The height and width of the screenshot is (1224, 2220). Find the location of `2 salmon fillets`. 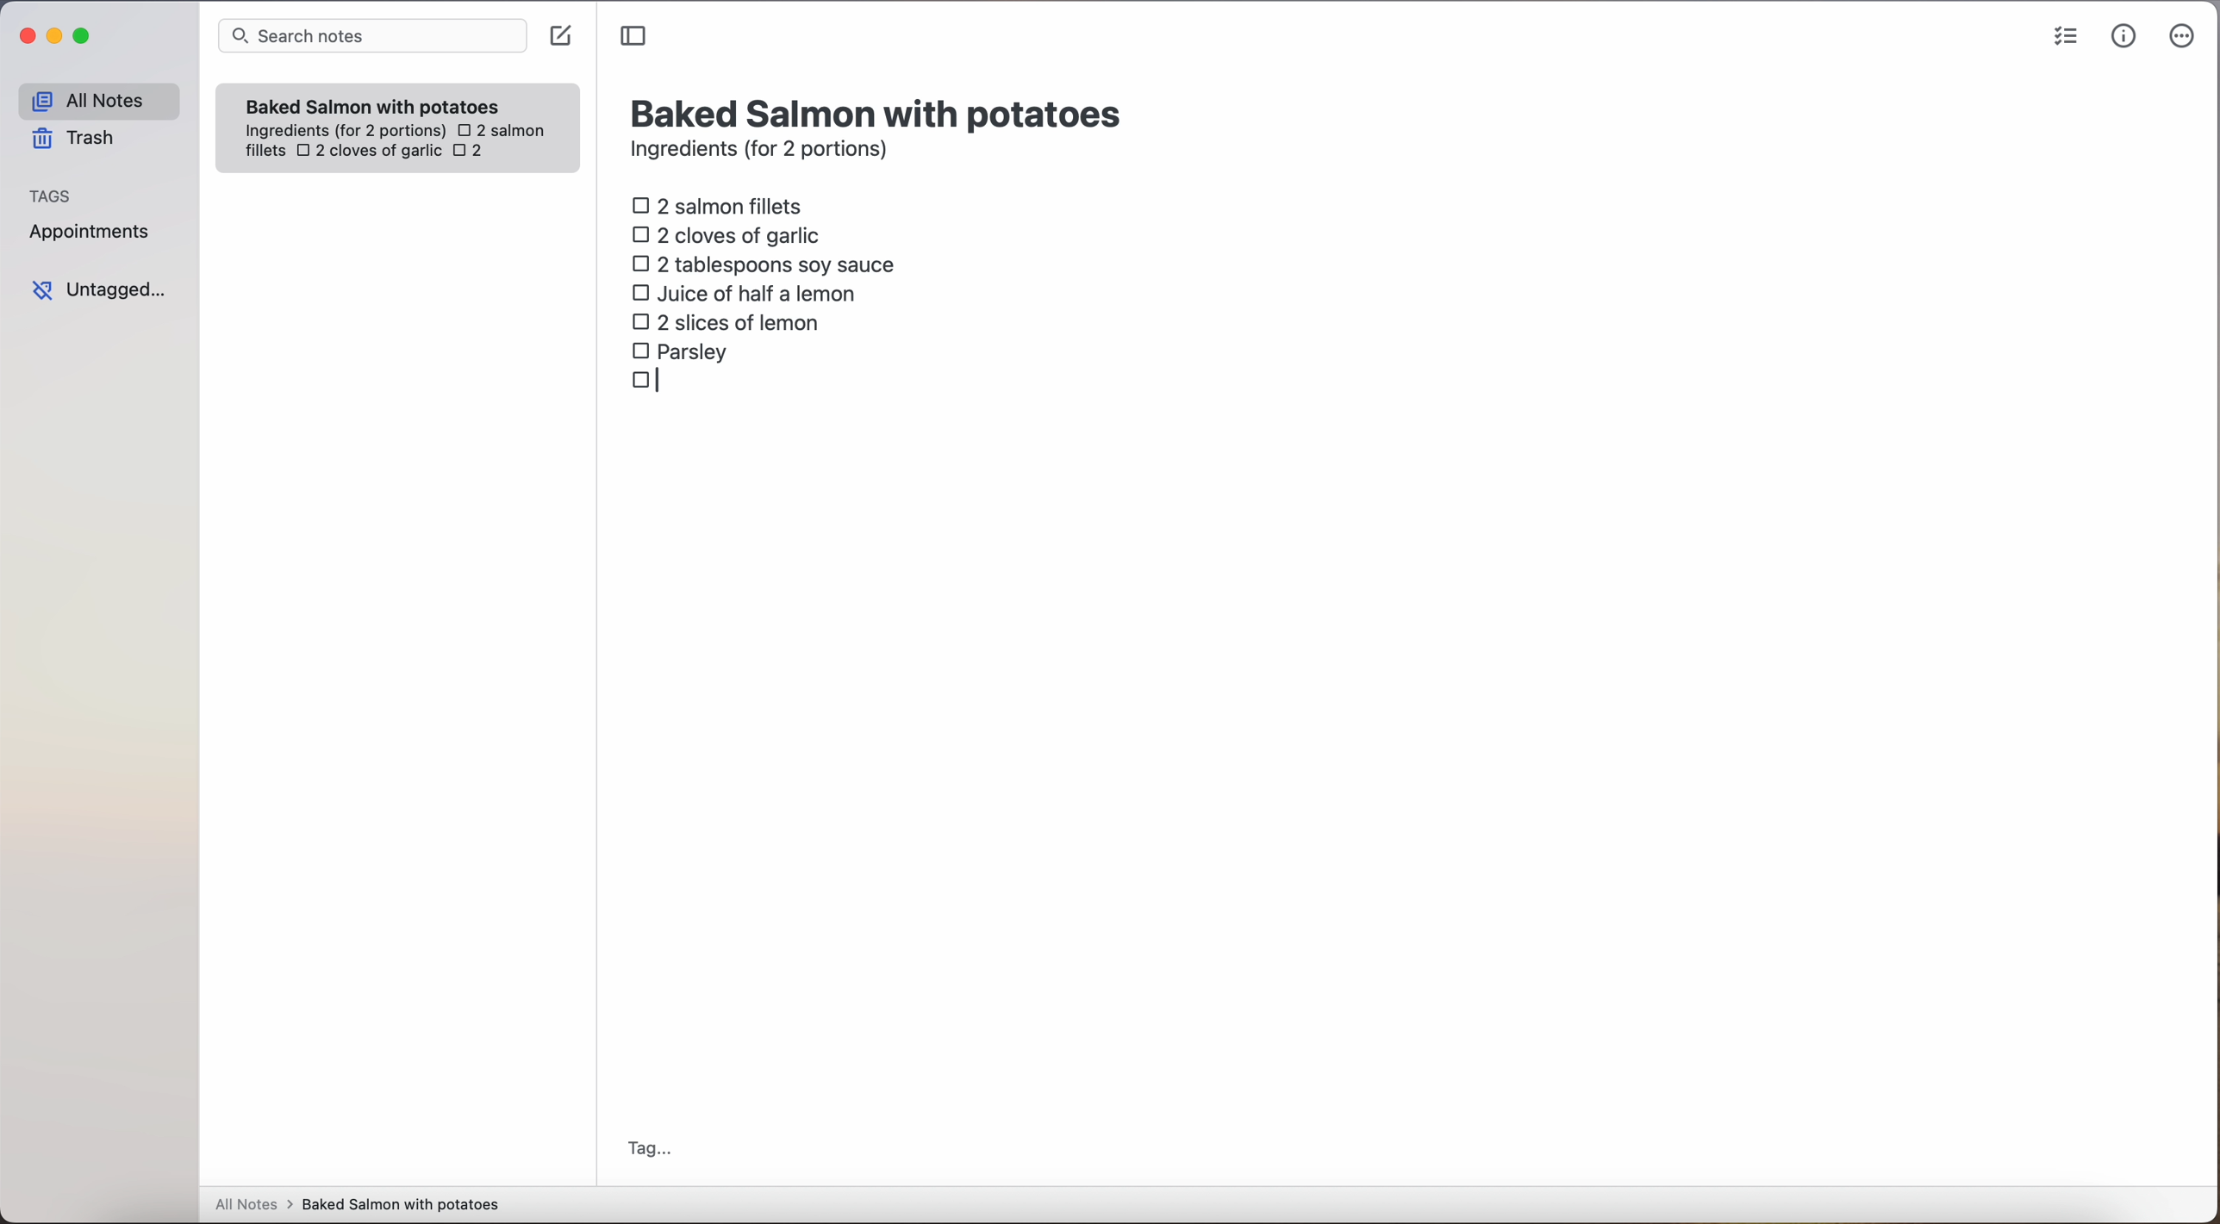

2 salmon fillets is located at coordinates (723, 204).